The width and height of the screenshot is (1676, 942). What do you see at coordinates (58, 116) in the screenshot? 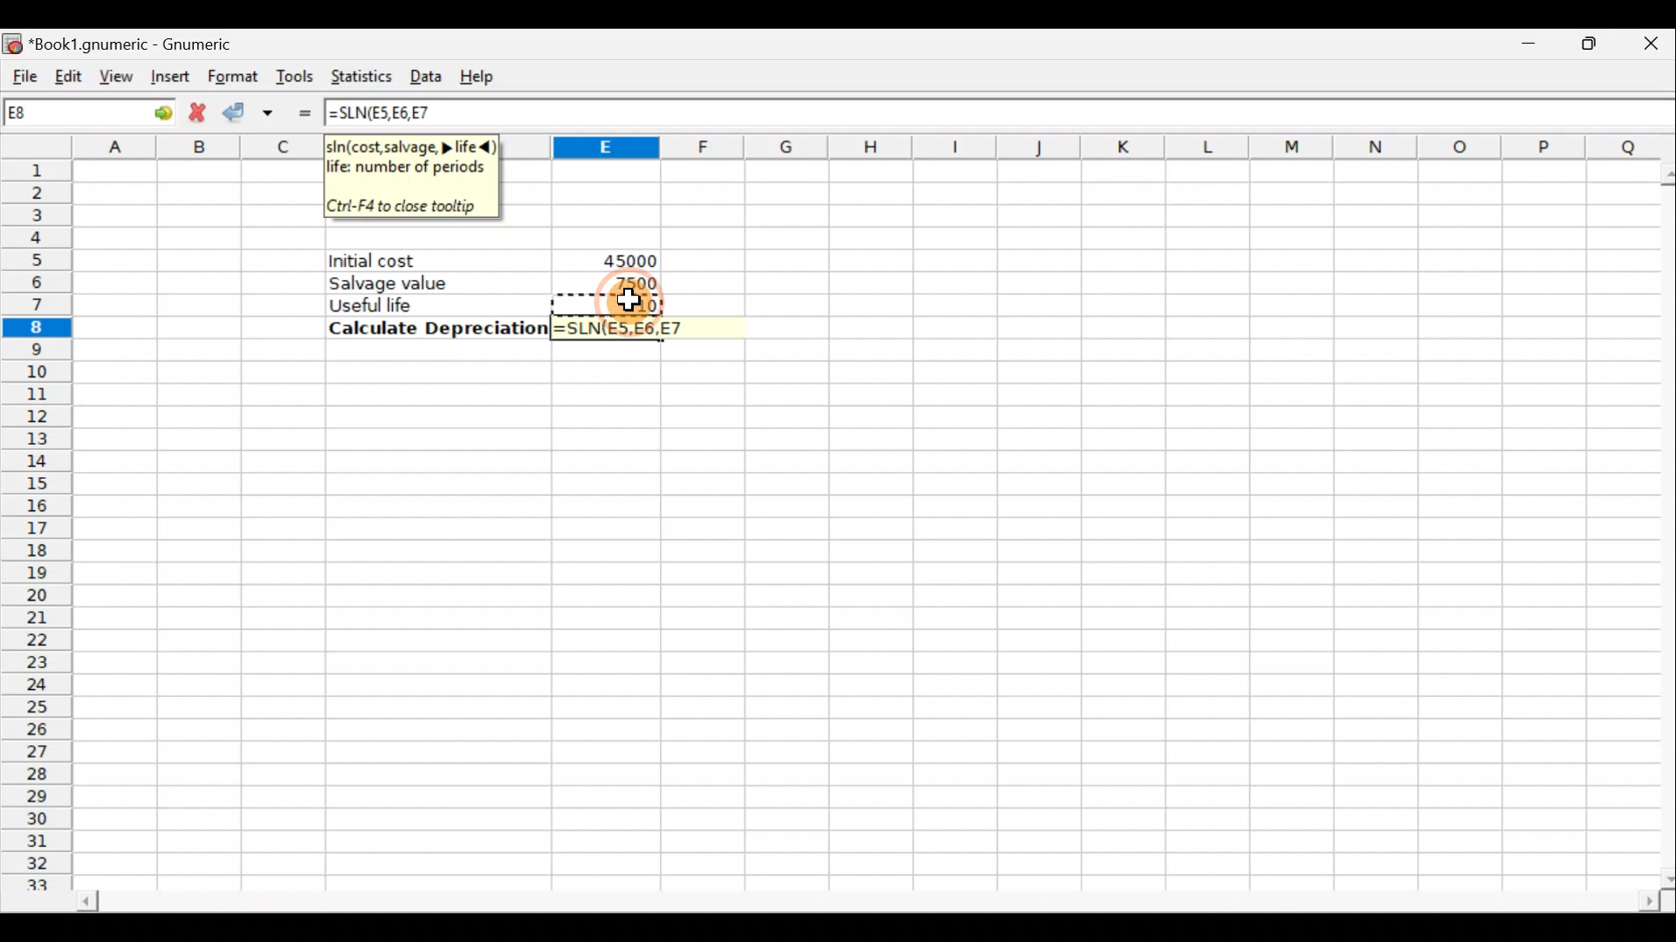
I see `Cell name E8` at bounding box center [58, 116].